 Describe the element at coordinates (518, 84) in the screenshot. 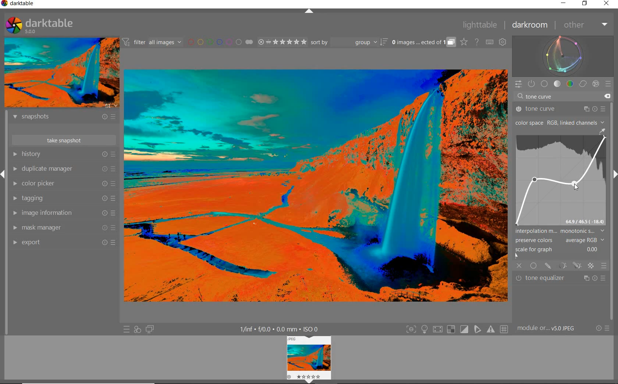

I see `QUICK ACCESS PANEL` at that location.